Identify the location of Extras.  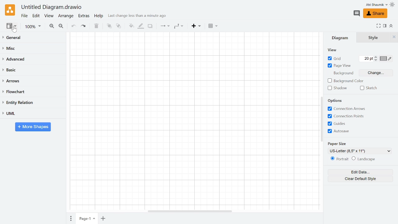
(84, 16).